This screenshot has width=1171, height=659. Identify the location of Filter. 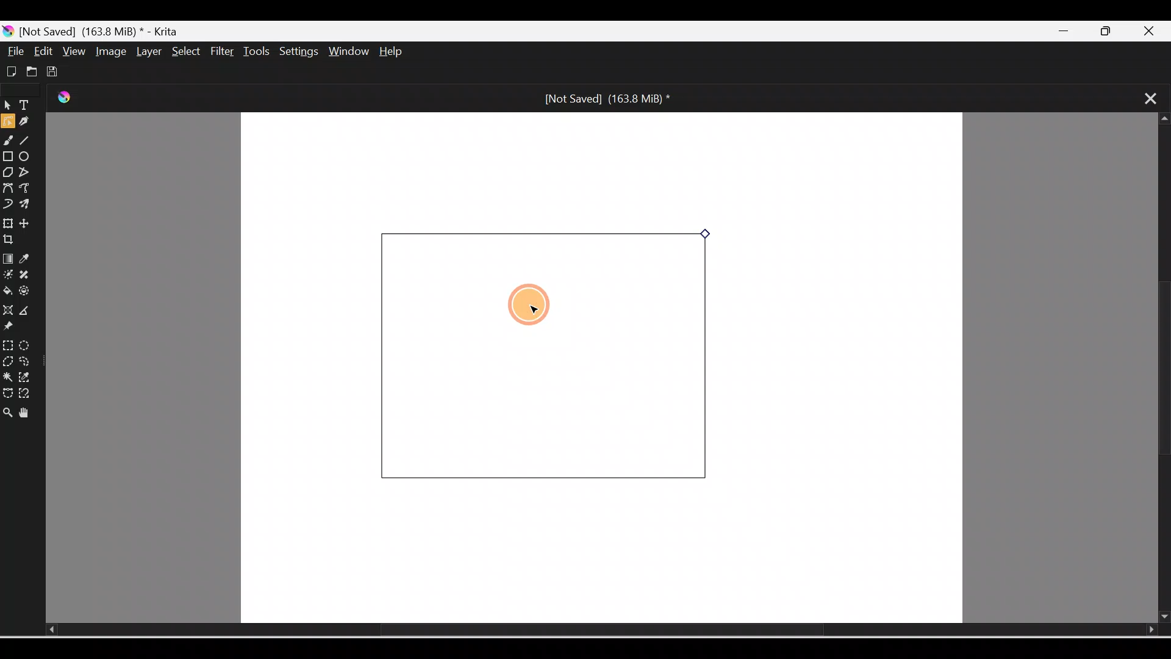
(223, 52).